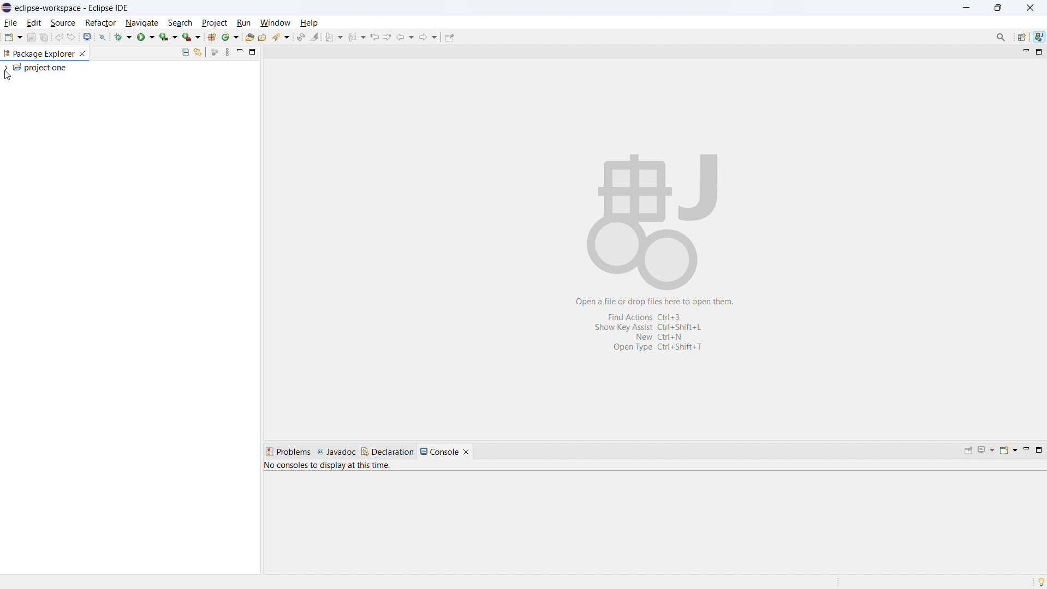 The height and width of the screenshot is (589, 1047). I want to click on previous annotation , so click(356, 37).